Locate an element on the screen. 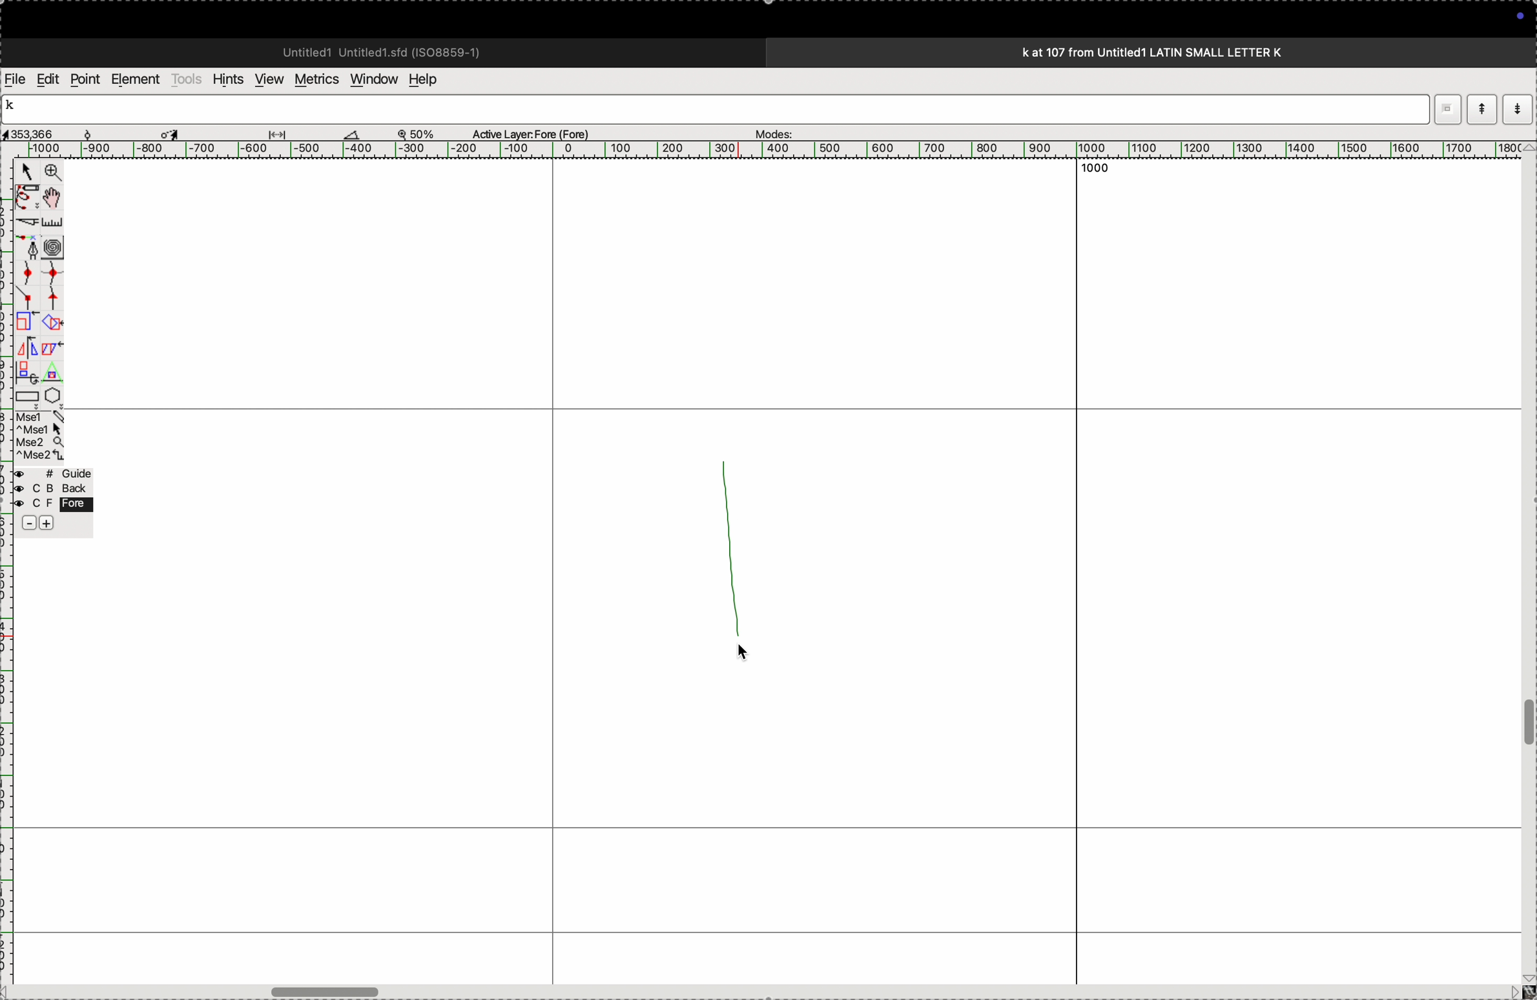 Image resolution: width=1537 pixels, height=1000 pixels. window is located at coordinates (371, 78).